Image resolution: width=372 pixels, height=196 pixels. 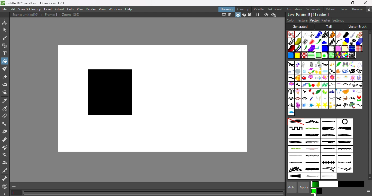 I want to click on stai, so click(x=312, y=105).